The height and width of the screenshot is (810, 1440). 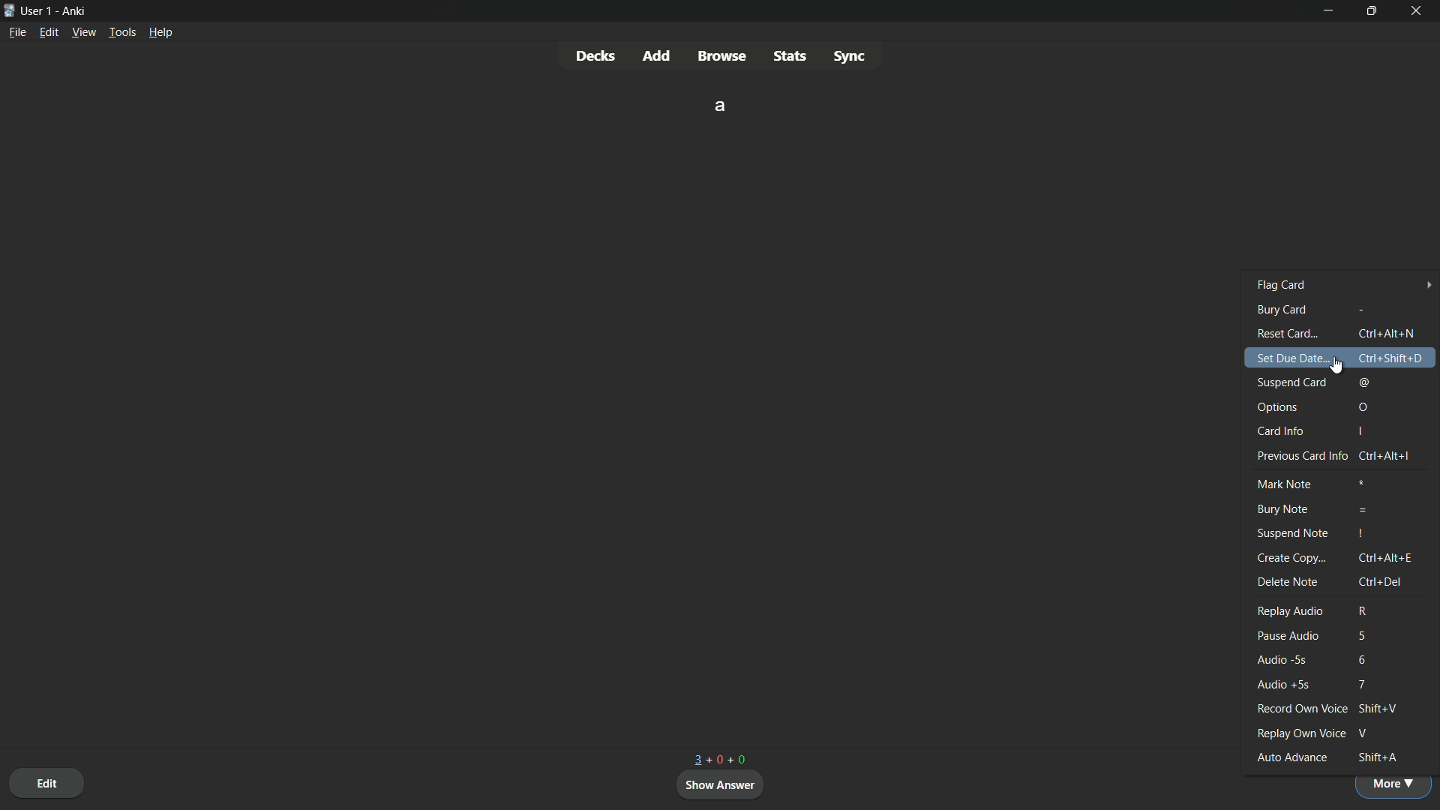 I want to click on keyboard shortcut, so click(x=1385, y=333).